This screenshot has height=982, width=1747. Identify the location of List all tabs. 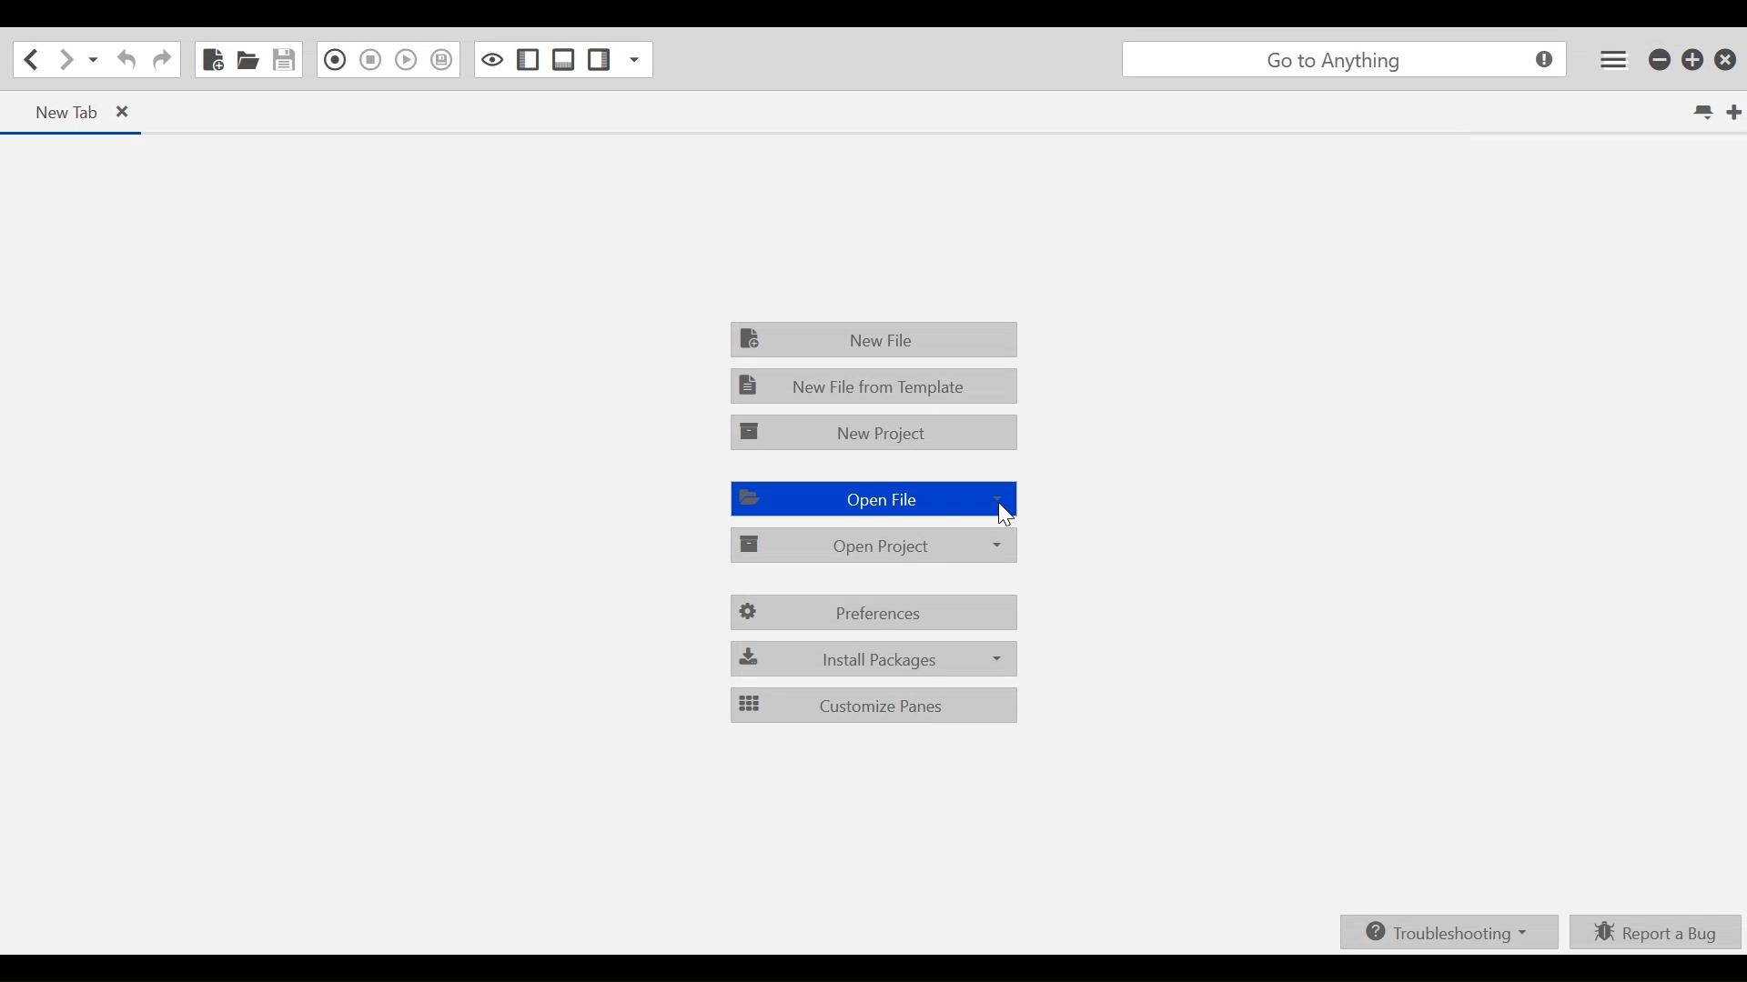
(1696, 112).